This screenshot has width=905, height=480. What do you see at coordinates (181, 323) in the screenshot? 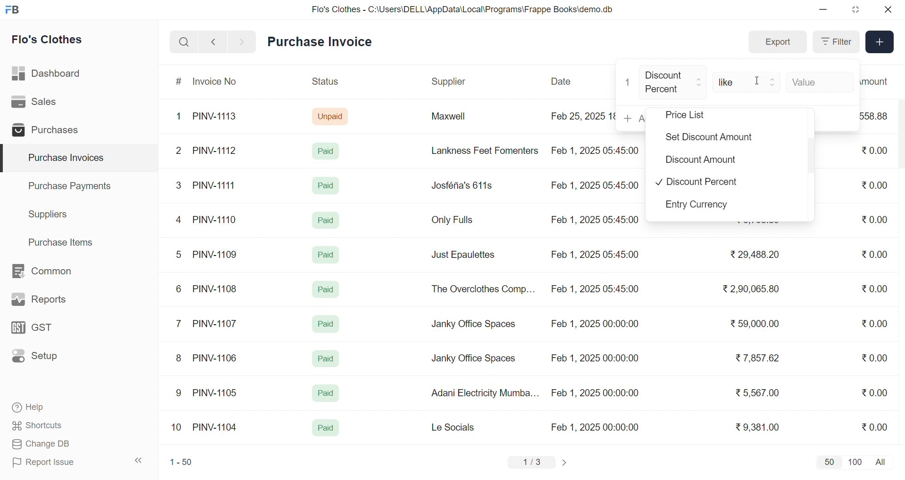
I see `7` at bounding box center [181, 323].